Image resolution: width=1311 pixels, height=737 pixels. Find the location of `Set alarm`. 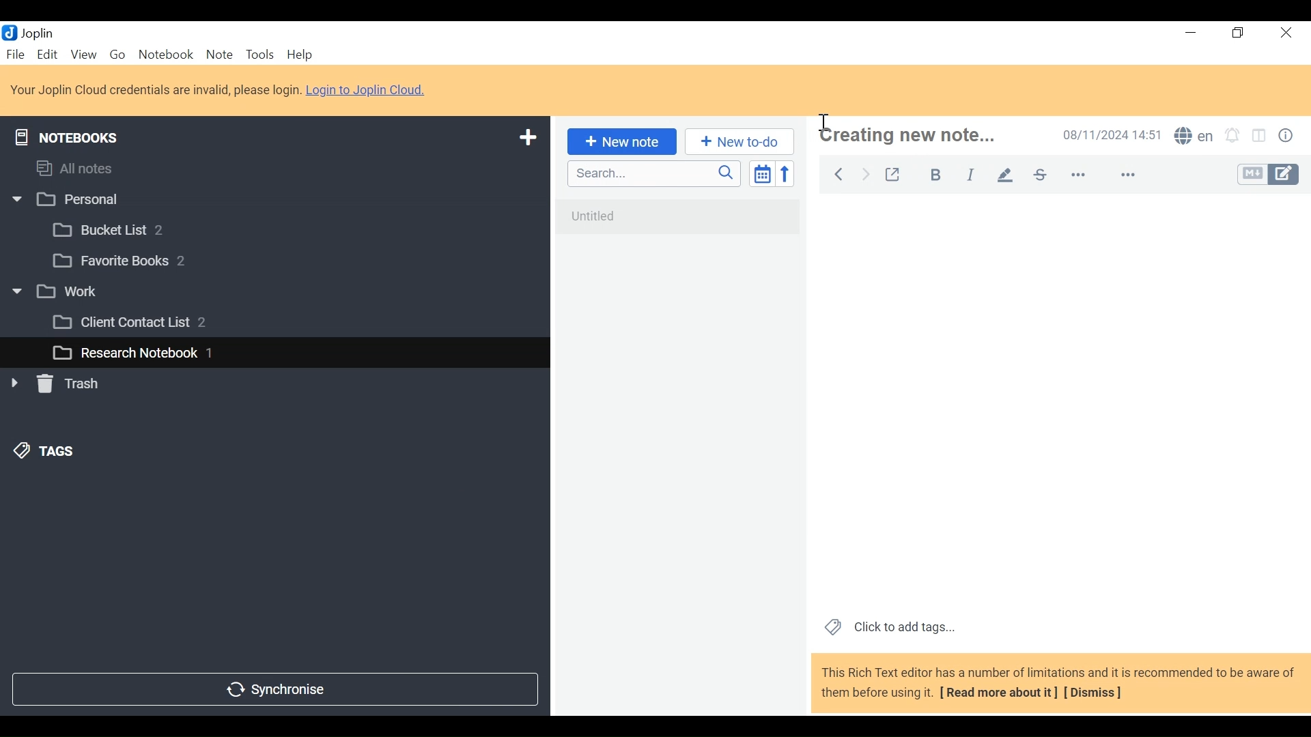

Set alarm is located at coordinates (1232, 137).